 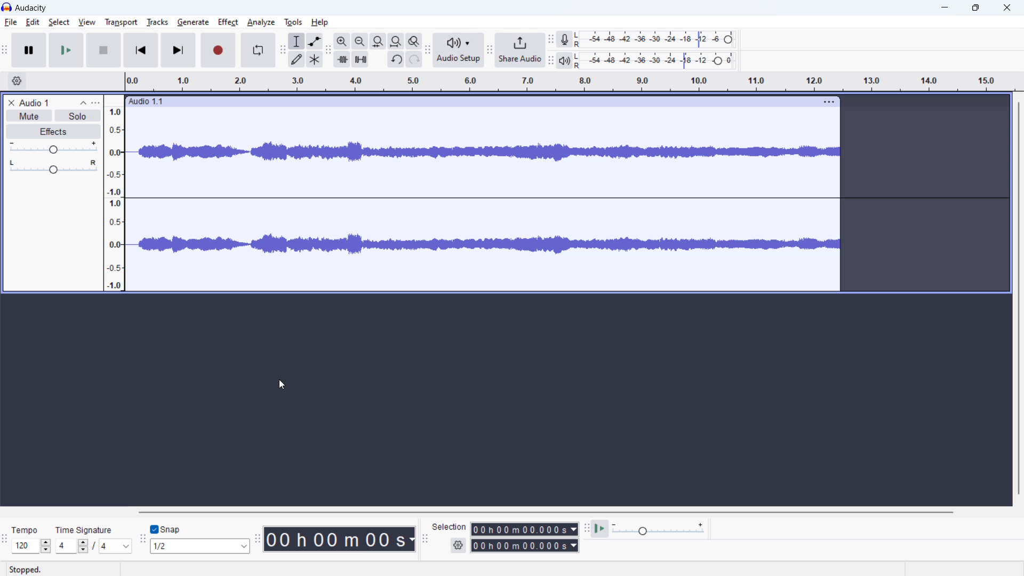 What do you see at coordinates (114, 193) in the screenshot?
I see `amplitude` at bounding box center [114, 193].